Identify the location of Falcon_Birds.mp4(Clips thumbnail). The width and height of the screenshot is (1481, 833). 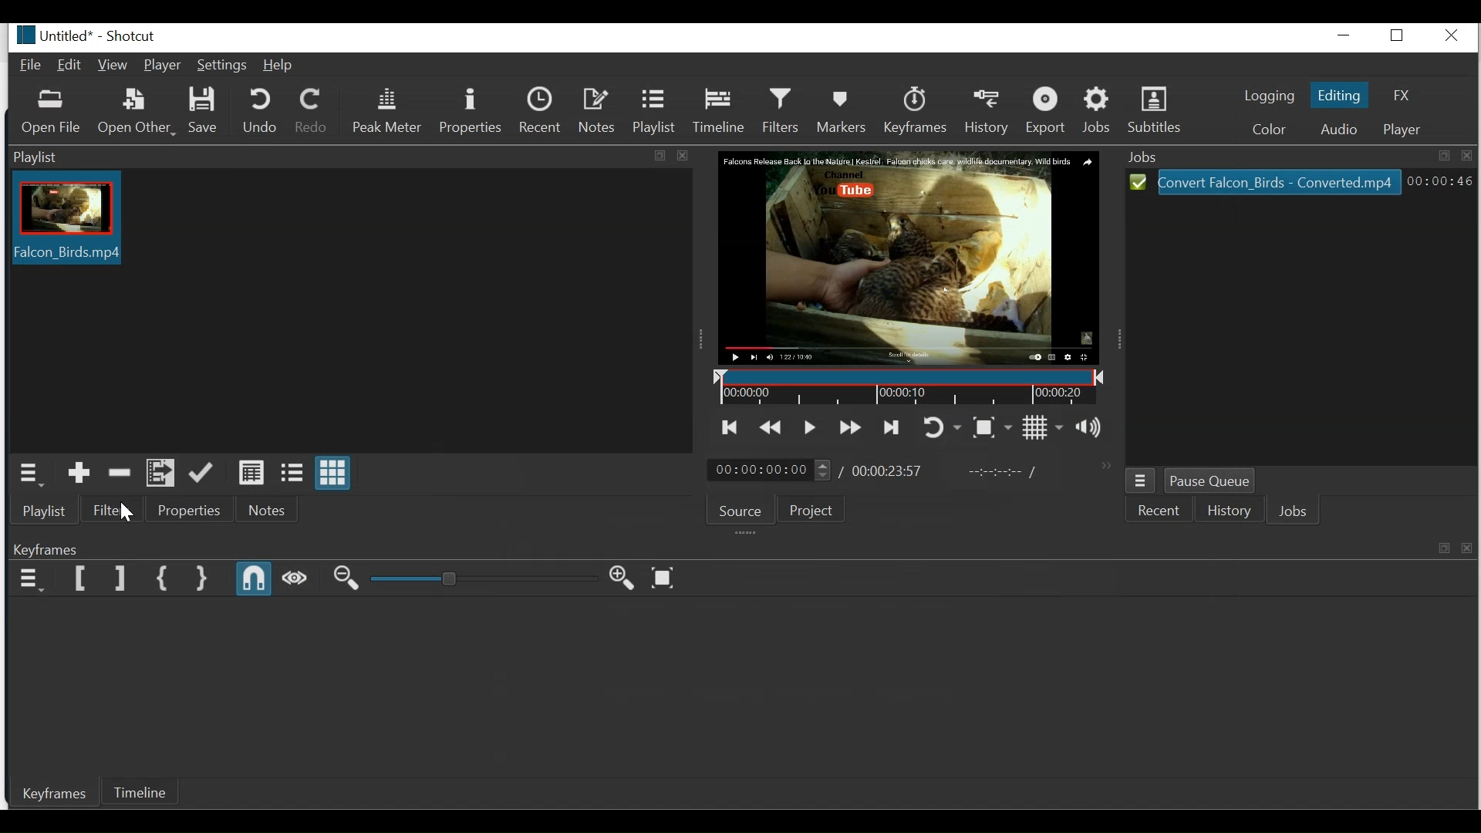
(66, 221).